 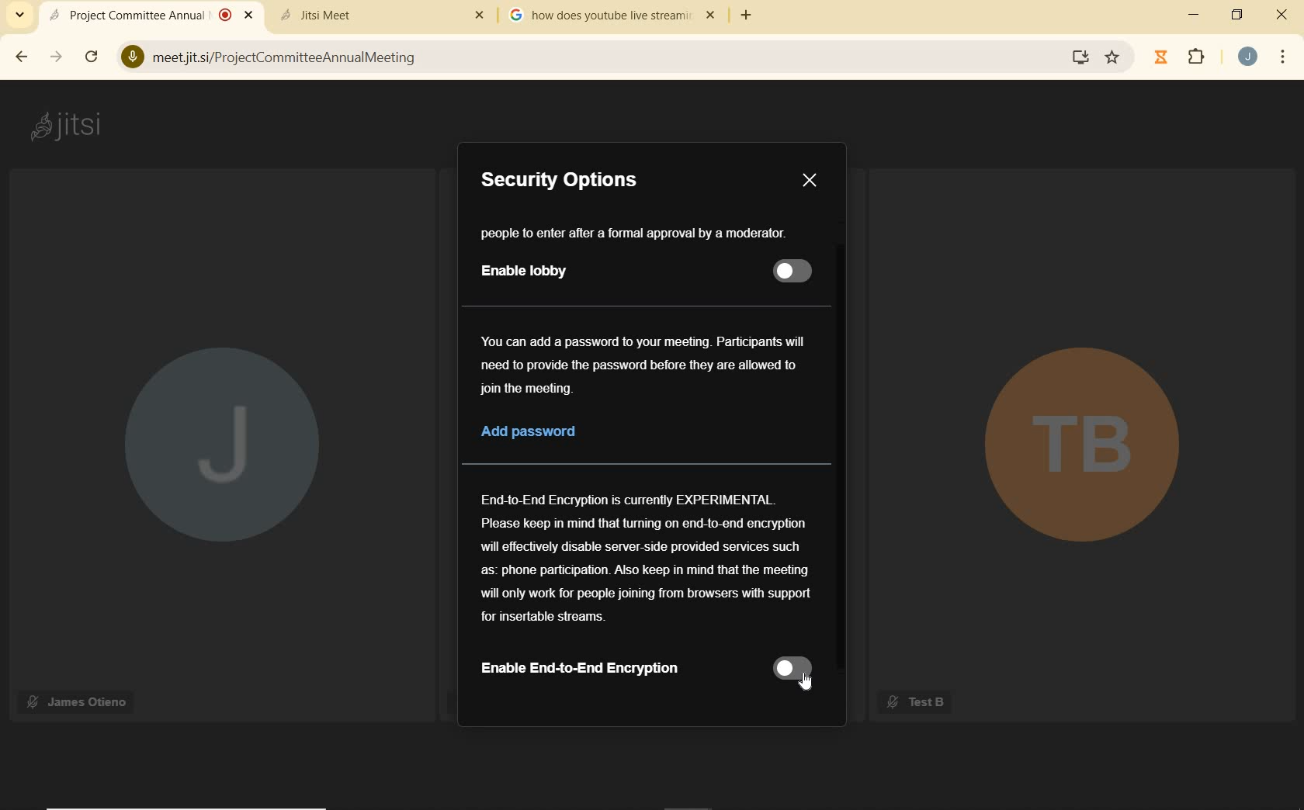 I want to click on J, so click(x=225, y=442).